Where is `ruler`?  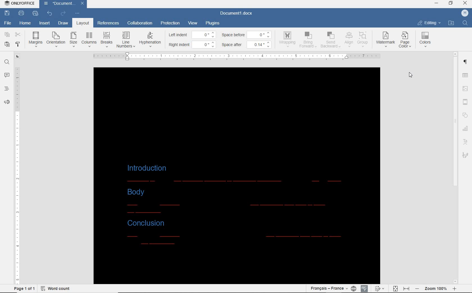 ruler is located at coordinates (238, 56).